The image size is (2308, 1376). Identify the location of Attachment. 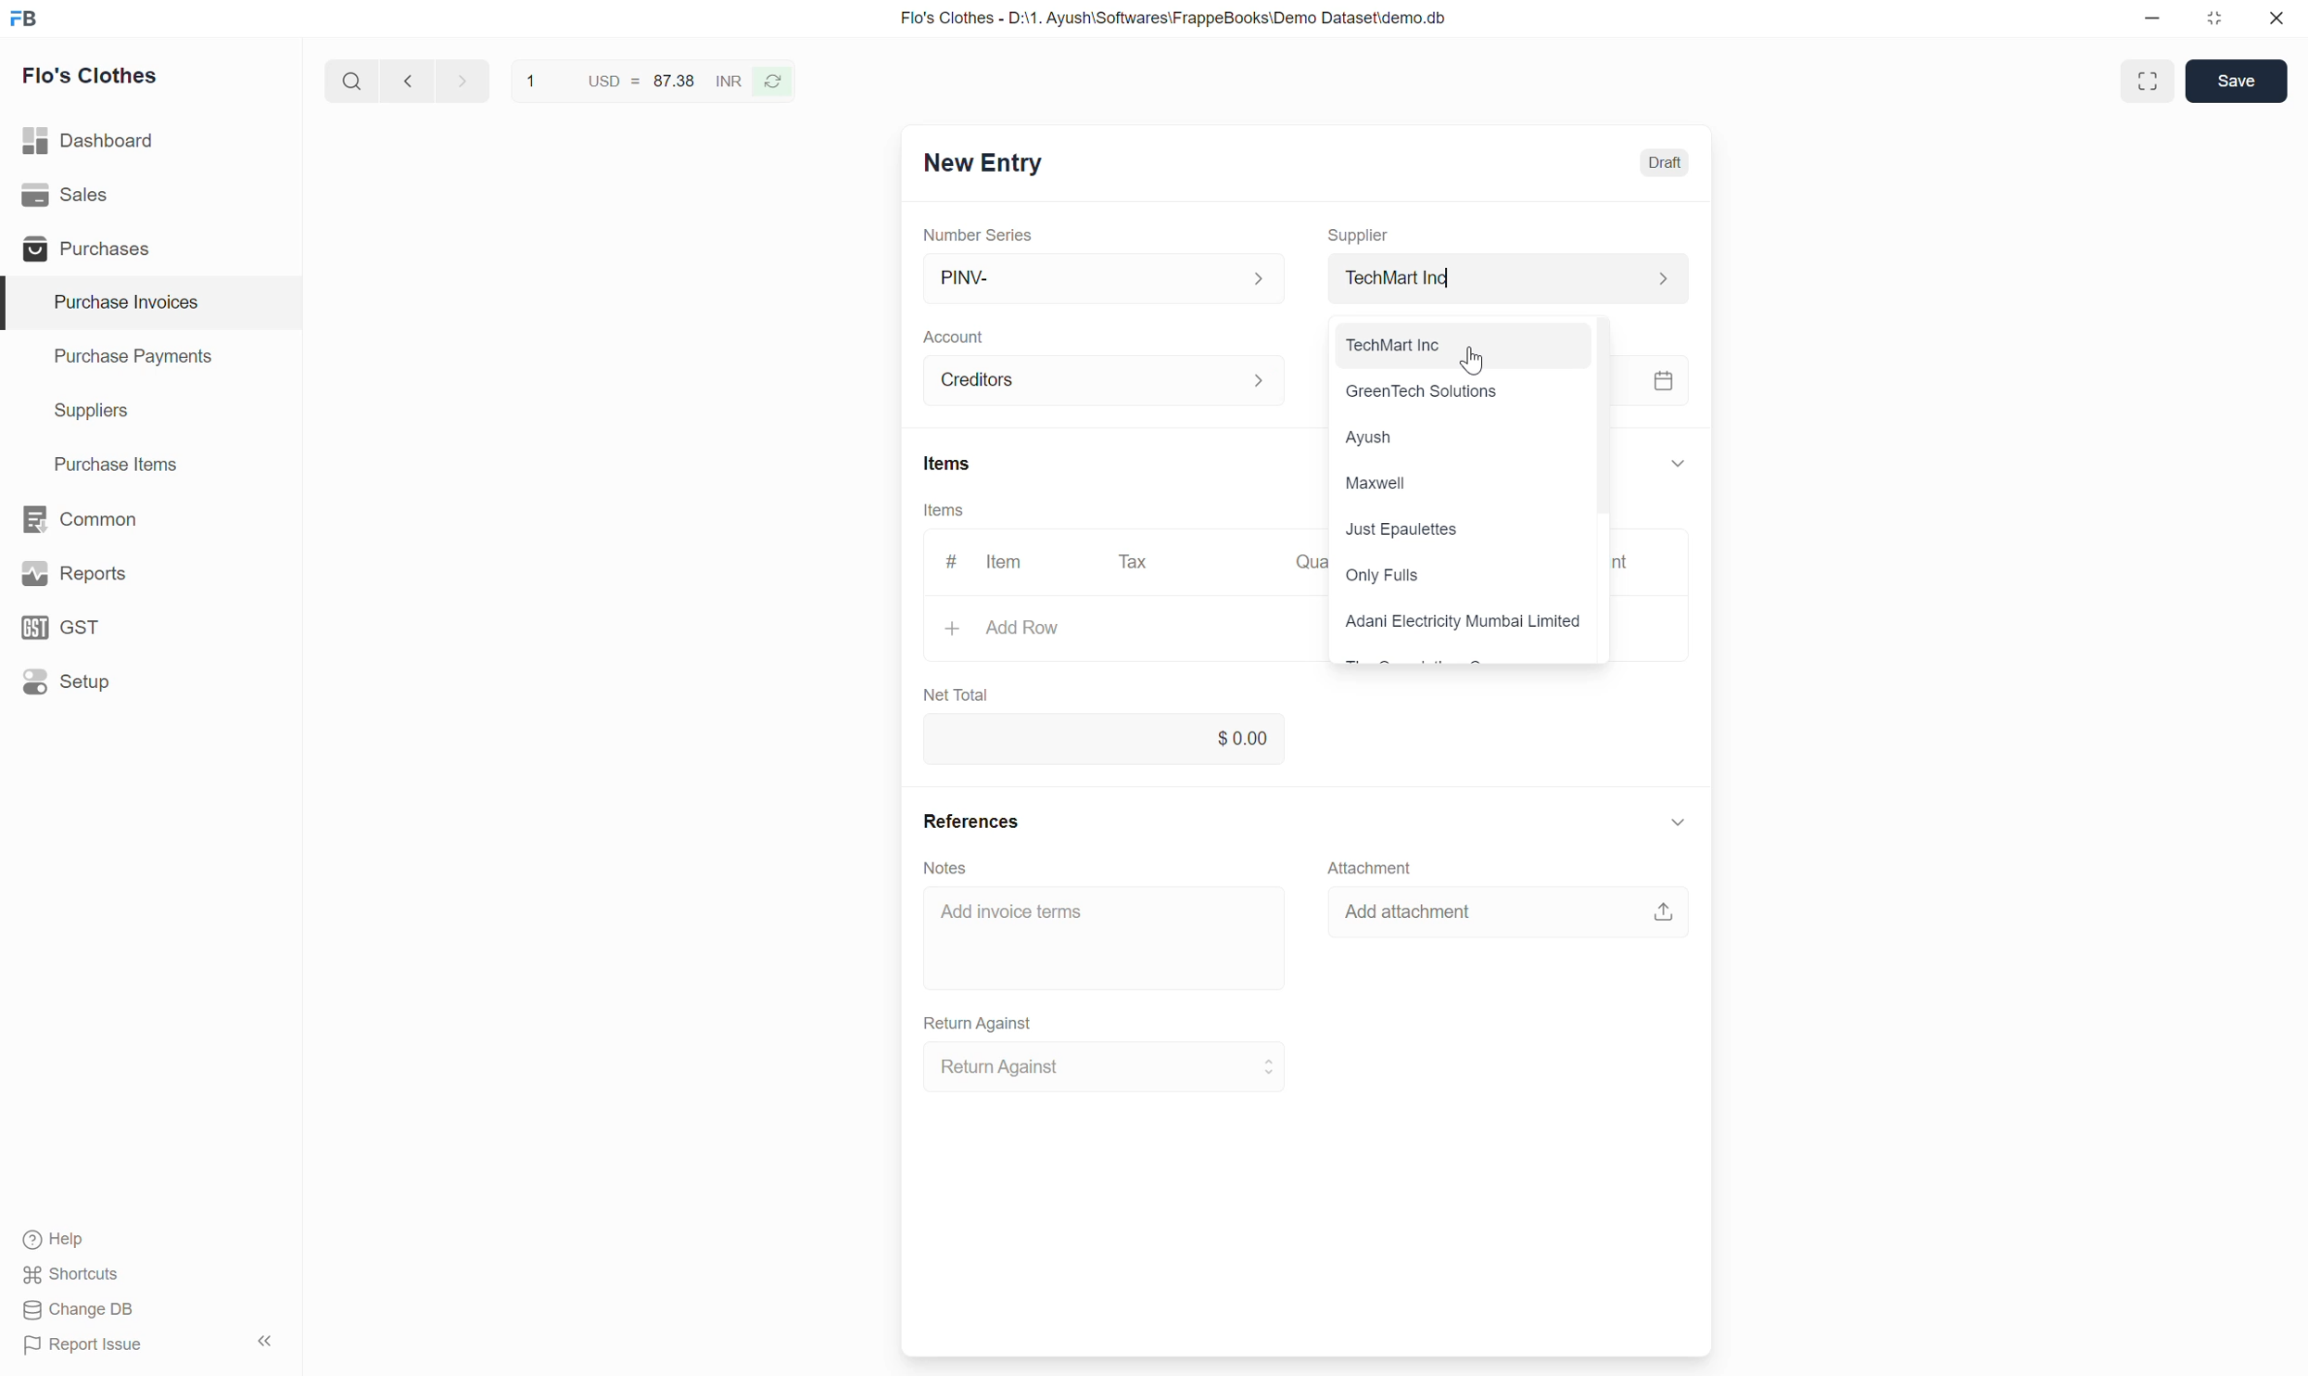
(1364, 863).